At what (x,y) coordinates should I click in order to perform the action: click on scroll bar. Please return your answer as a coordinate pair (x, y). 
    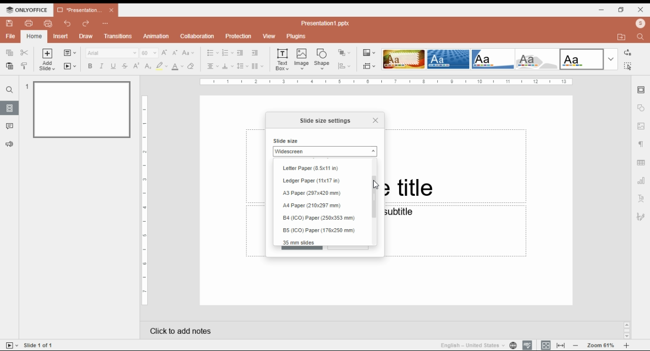
    Looking at the image, I should click on (376, 200).